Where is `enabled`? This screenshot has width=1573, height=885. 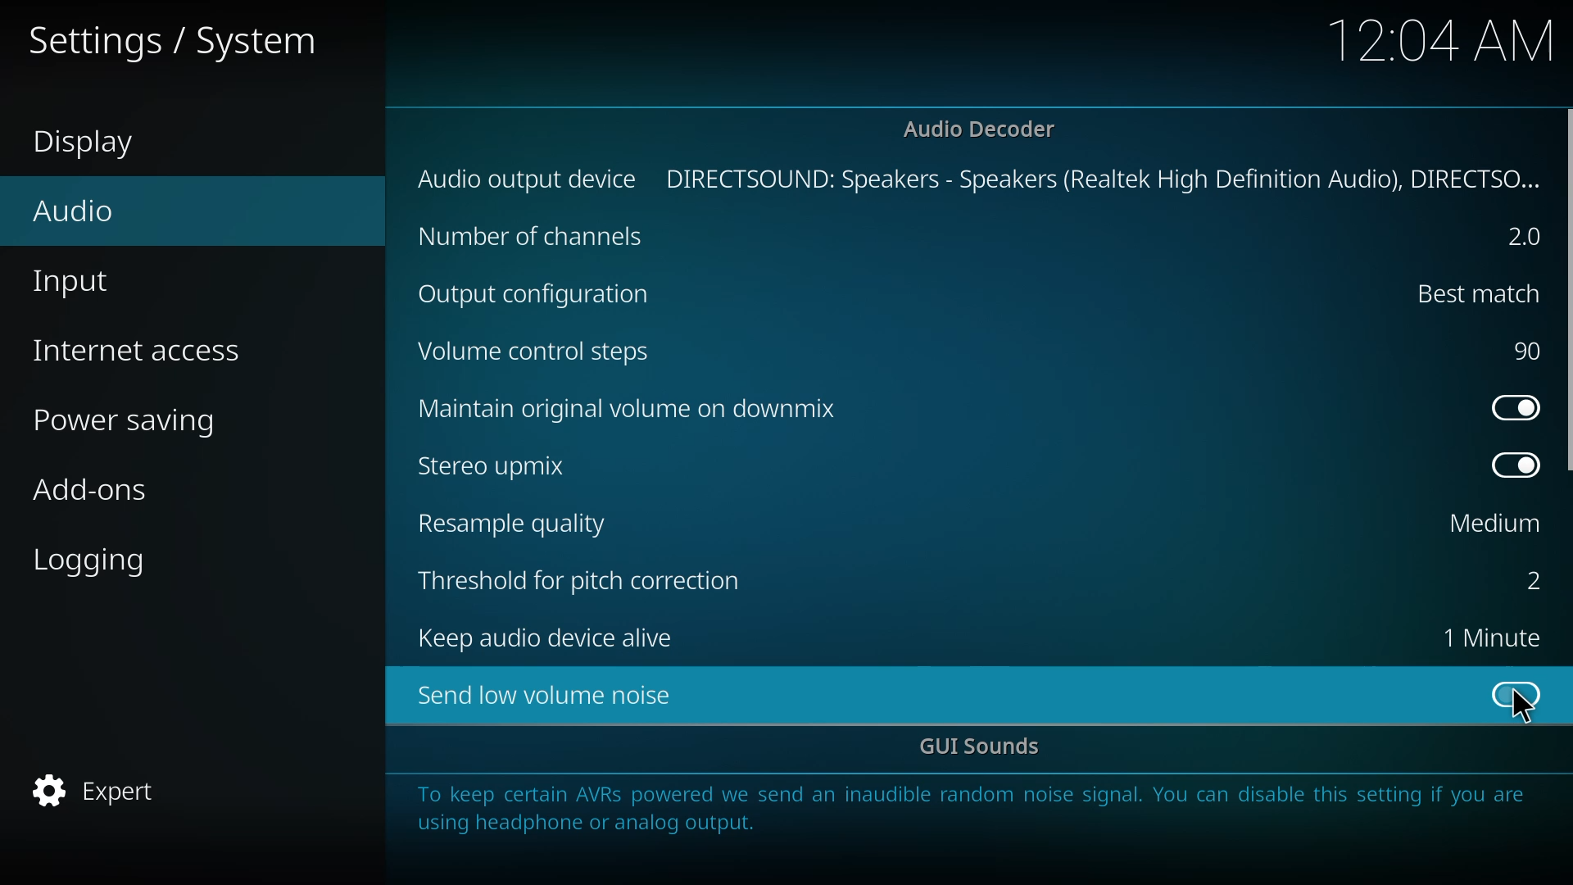
enabled is located at coordinates (1512, 405).